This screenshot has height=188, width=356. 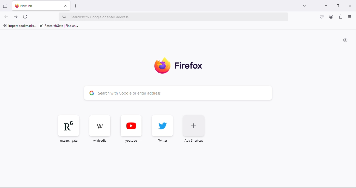 I want to click on import bookmarks, so click(x=20, y=26).